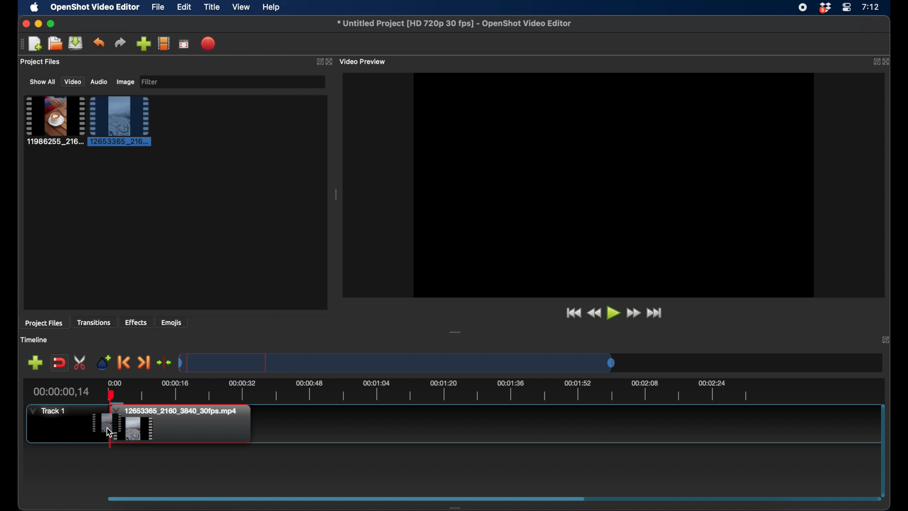 Image resolution: width=908 pixels, height=511 pixels. I want to click on transitions, so click(94, 323).